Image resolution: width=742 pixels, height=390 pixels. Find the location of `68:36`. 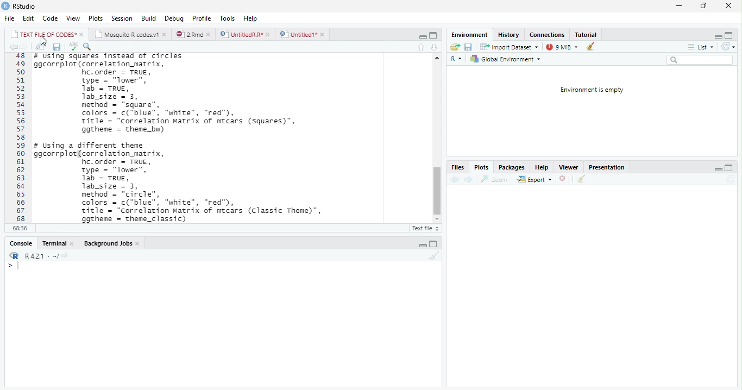

68:36 is located at coordinates (19, 229).